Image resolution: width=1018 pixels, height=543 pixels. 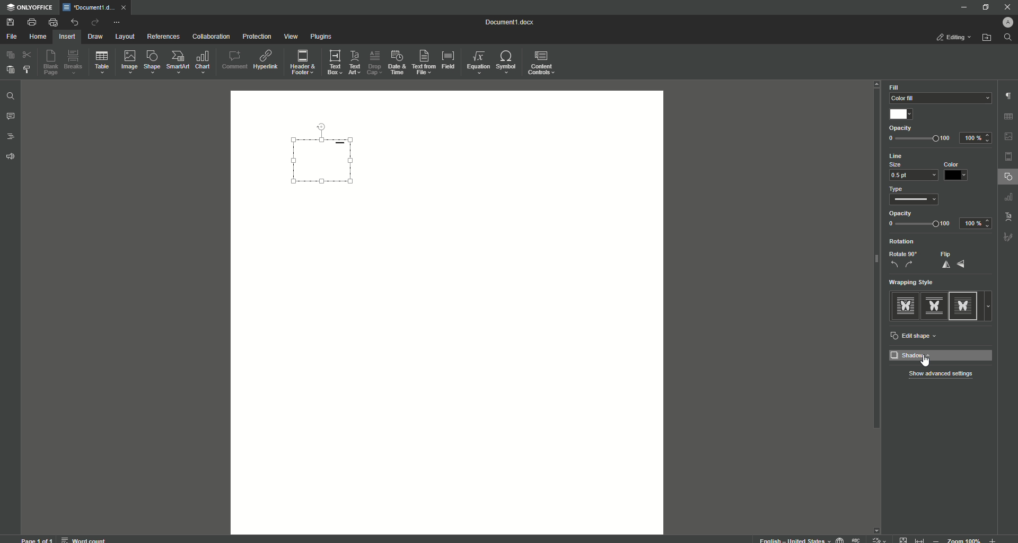 I want to click on Tab 1, so click(x=90, y=7).